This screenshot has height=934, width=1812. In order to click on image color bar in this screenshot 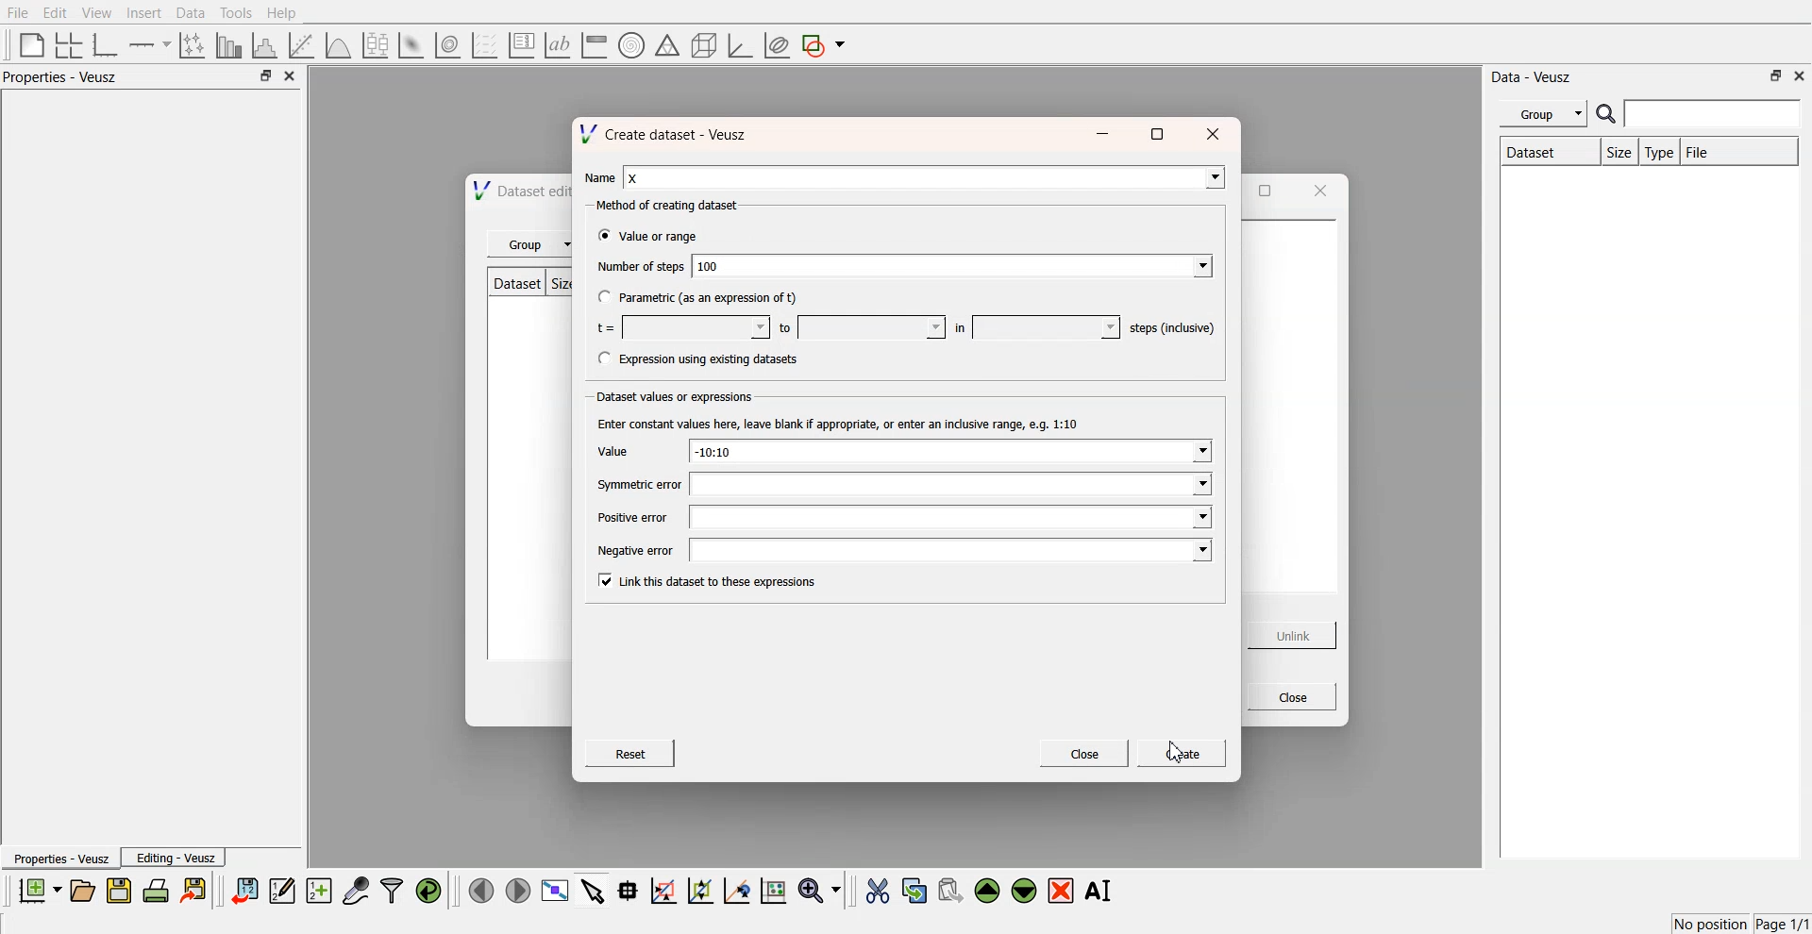, I will do `click(594, 46)`.